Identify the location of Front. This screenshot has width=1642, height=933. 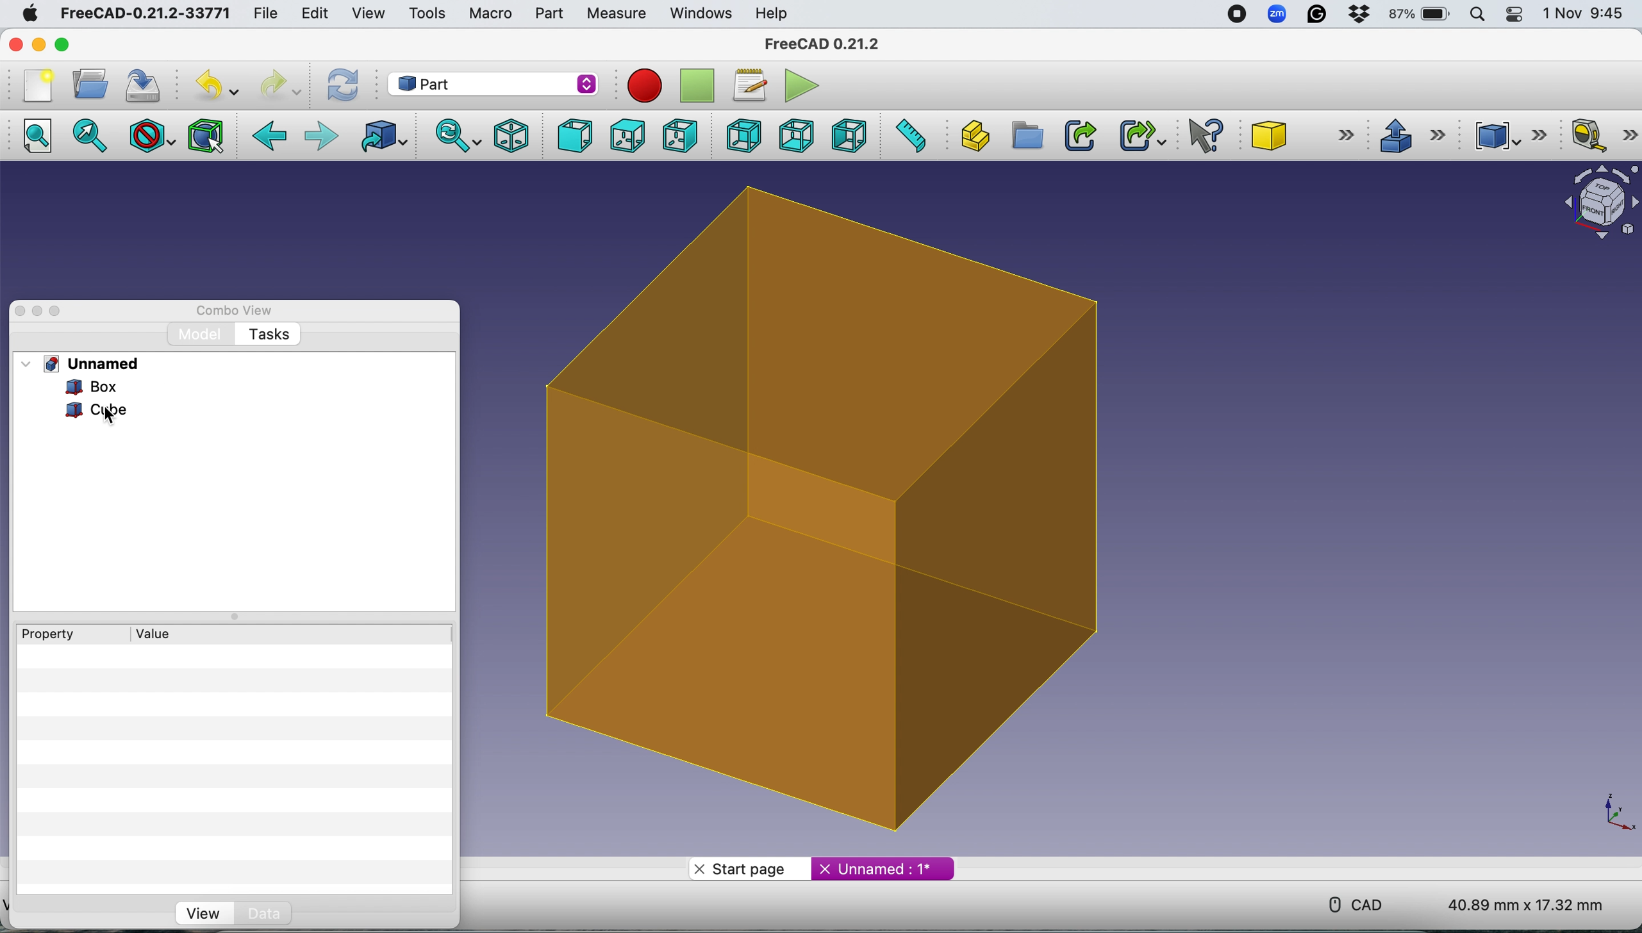
(571, 136).